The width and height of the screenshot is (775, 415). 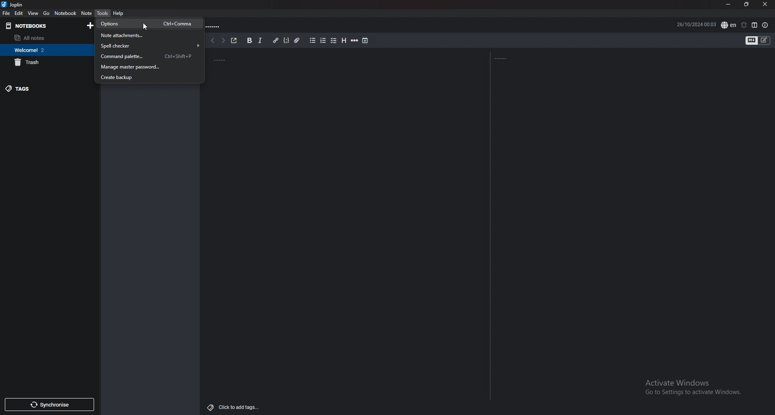 I want to click on close, so click(x=765, y=4).